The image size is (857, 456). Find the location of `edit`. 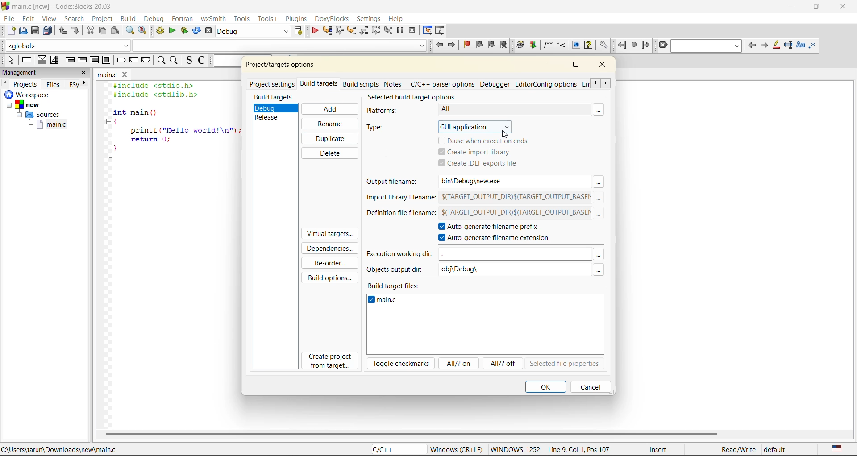

edit is located at coordinates (28, 18).